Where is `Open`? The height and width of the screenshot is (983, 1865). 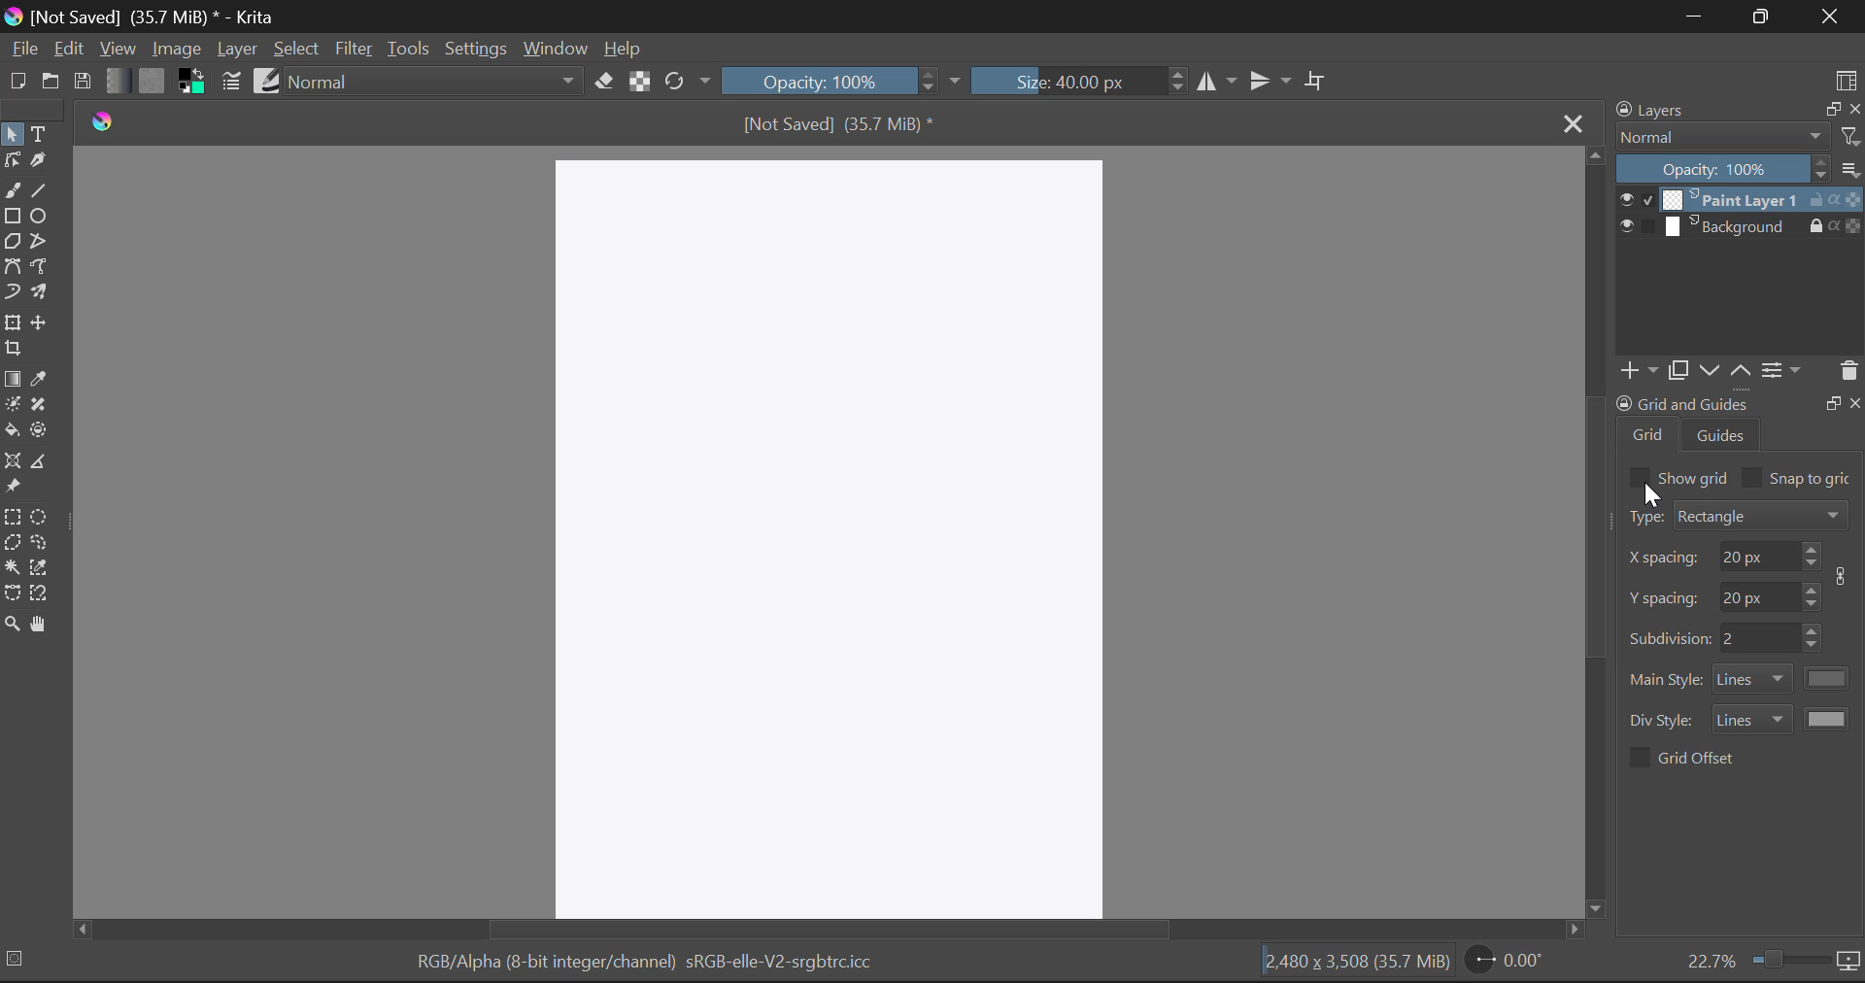 Open is located at coordinates (51, 84).